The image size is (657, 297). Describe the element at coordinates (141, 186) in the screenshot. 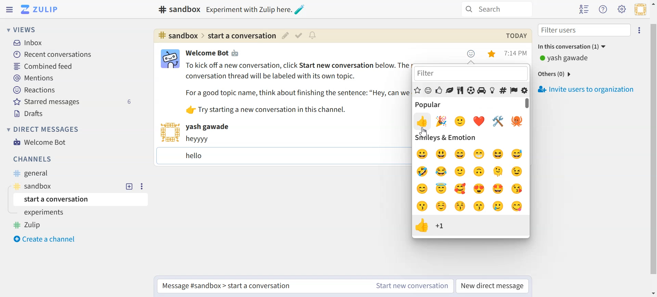

I see `Settings` at that location.